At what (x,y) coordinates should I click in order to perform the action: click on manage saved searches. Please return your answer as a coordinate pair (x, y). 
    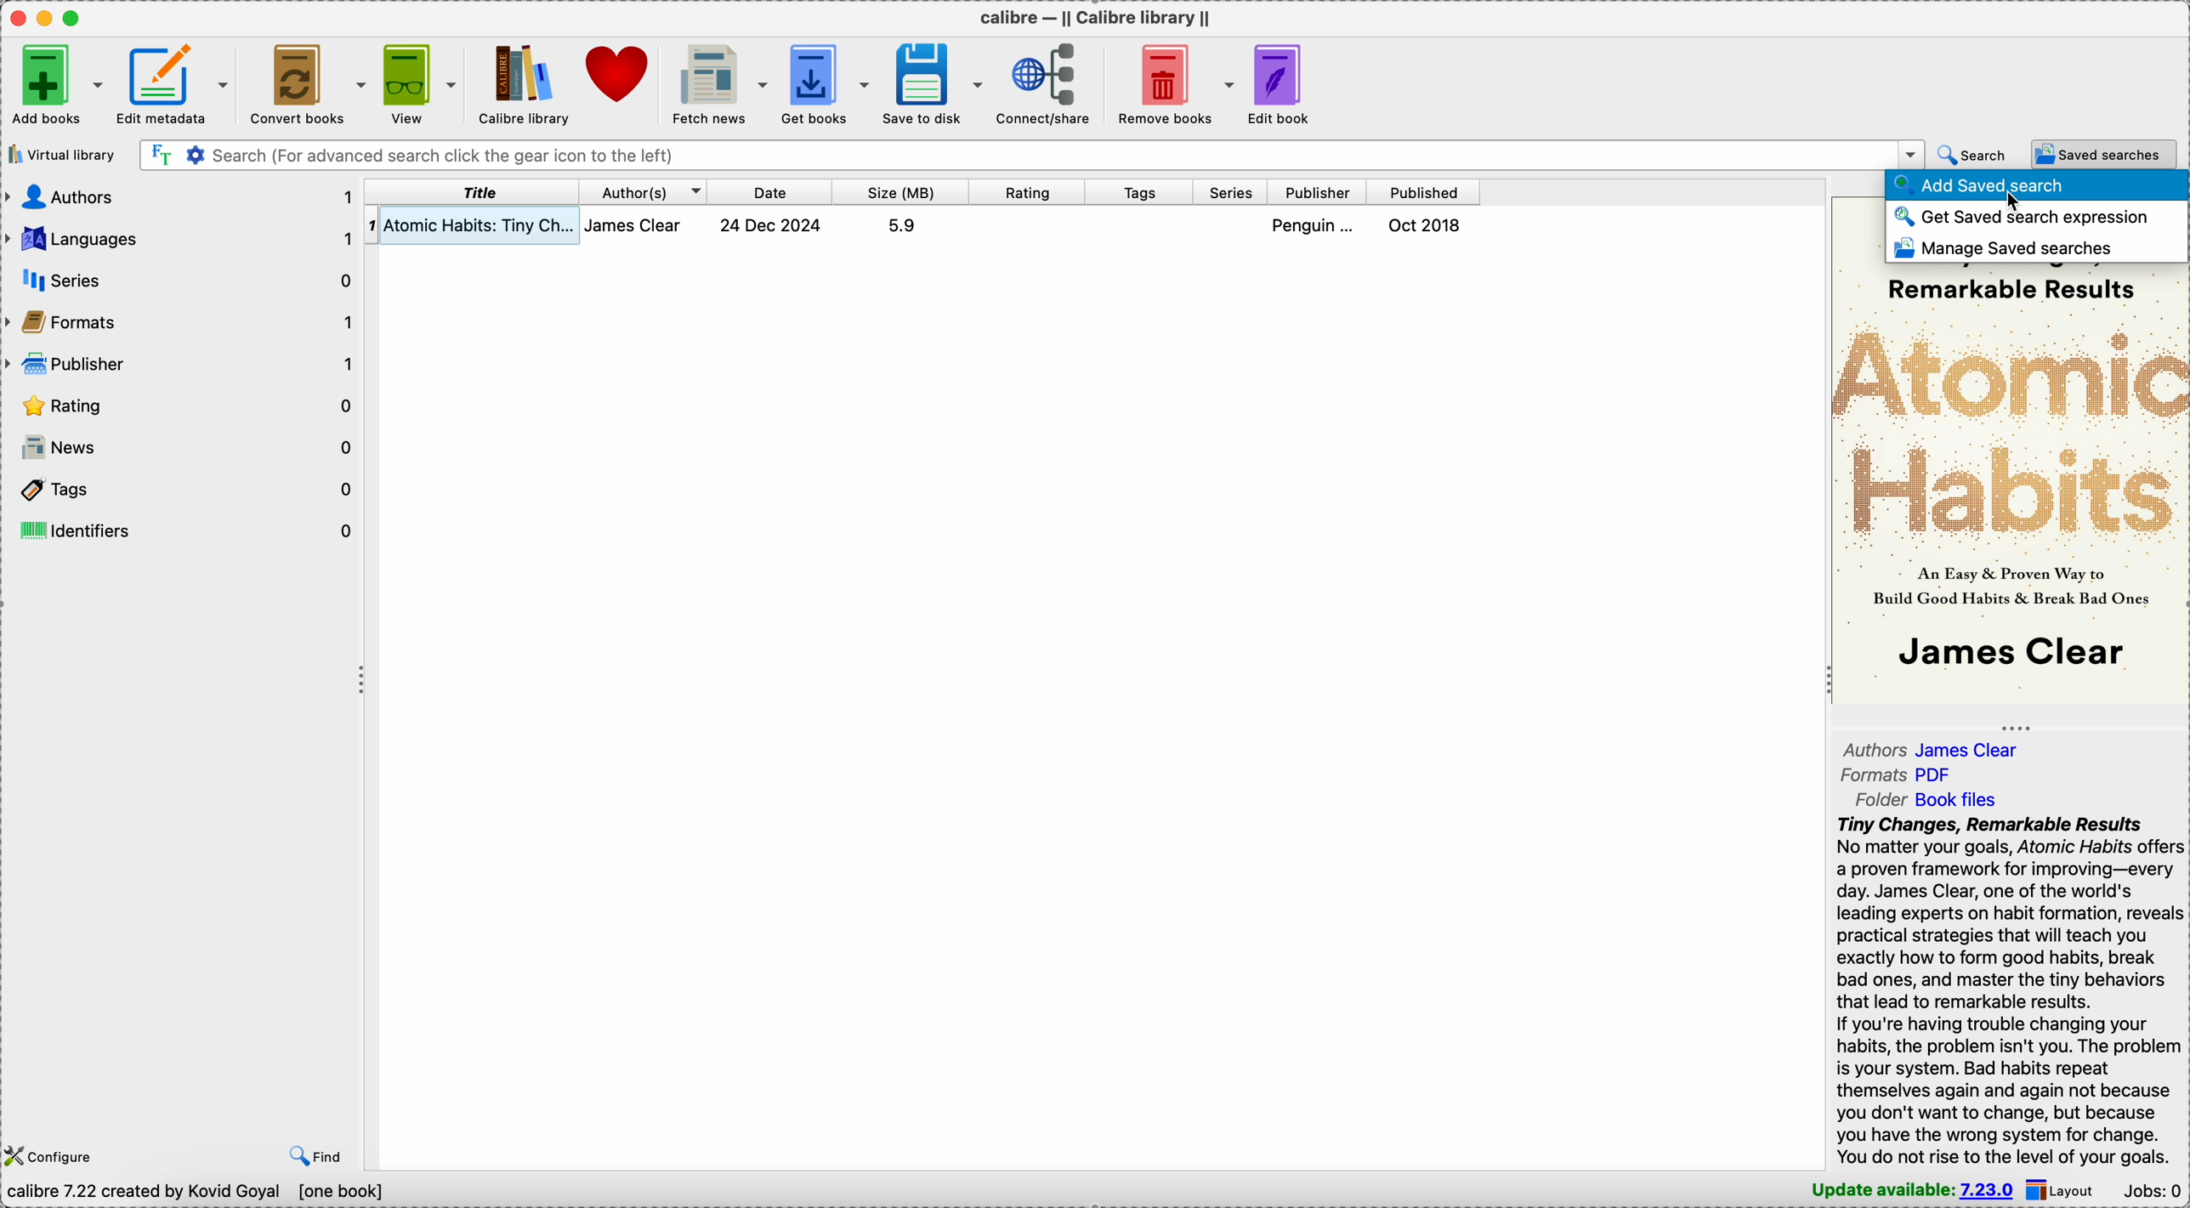
    Looking at the image, I should click on (2005, 247).